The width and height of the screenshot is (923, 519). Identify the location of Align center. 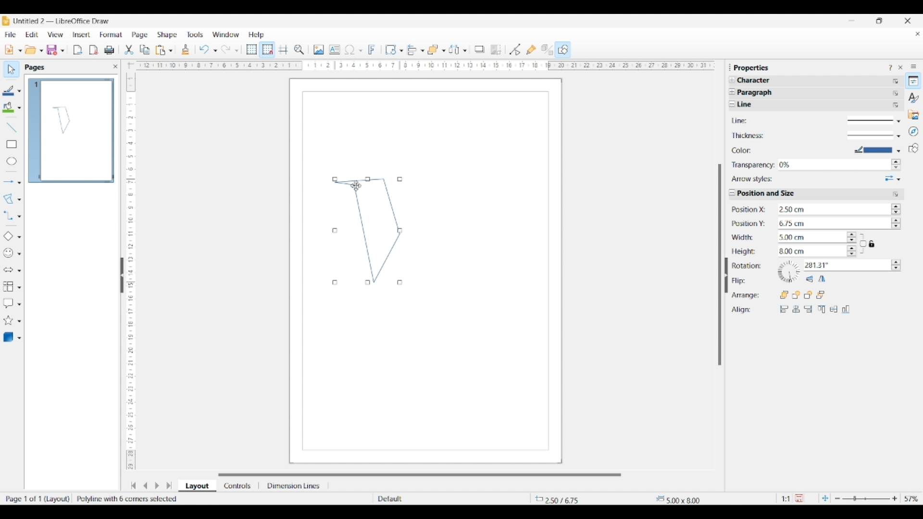
(834, 309).